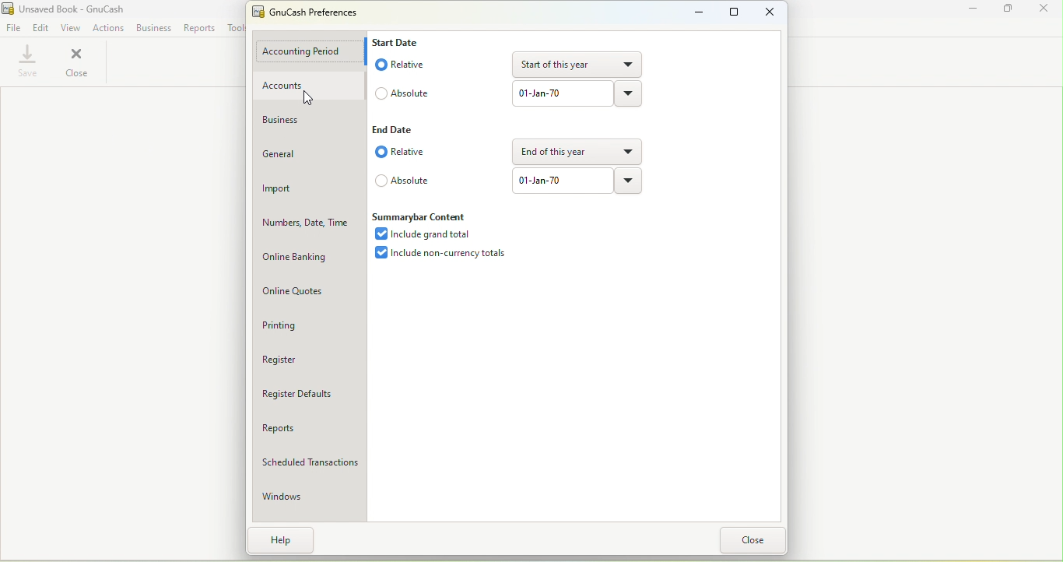  I want to click on Help, so click(285, 539).